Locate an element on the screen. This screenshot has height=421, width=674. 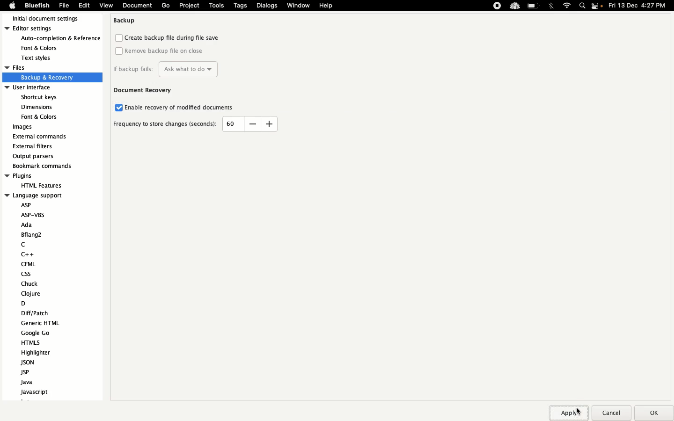
Bluefish is located at coordinates (36, 6).